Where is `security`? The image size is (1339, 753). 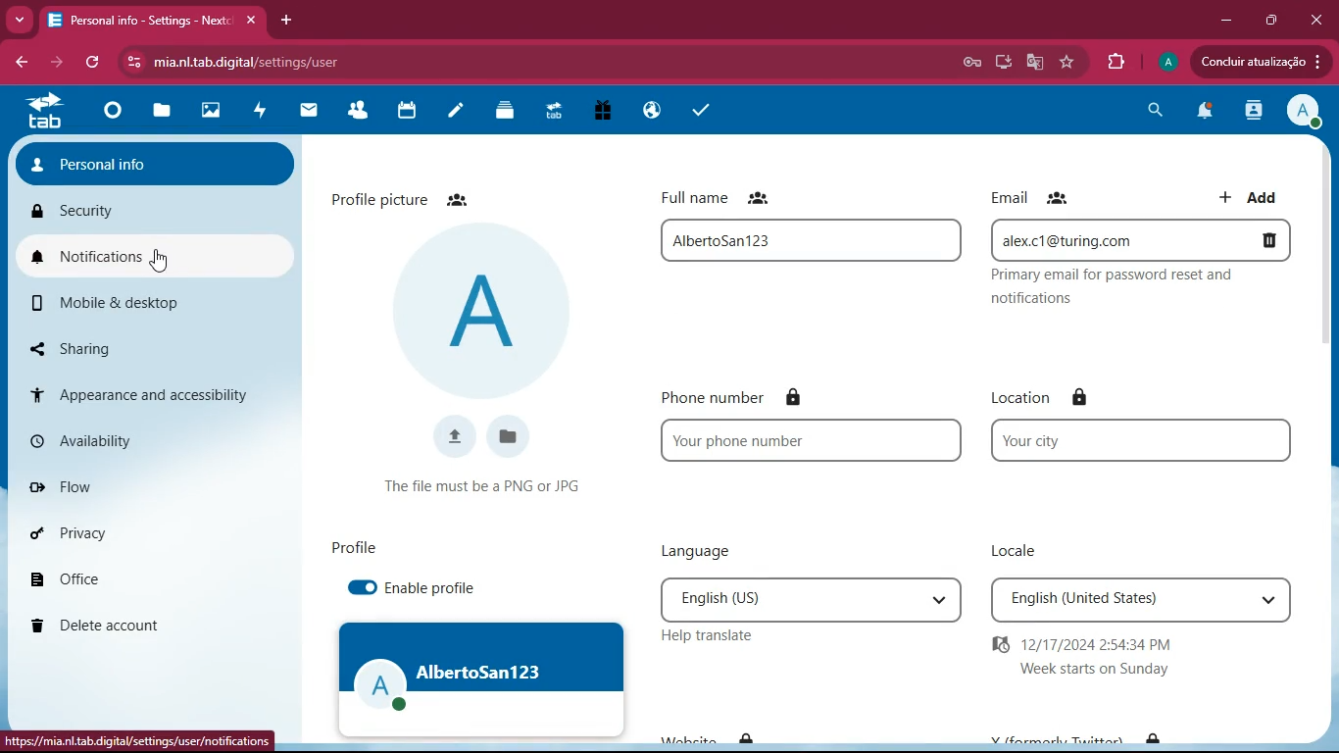
security is located at coordinates (157, 210).